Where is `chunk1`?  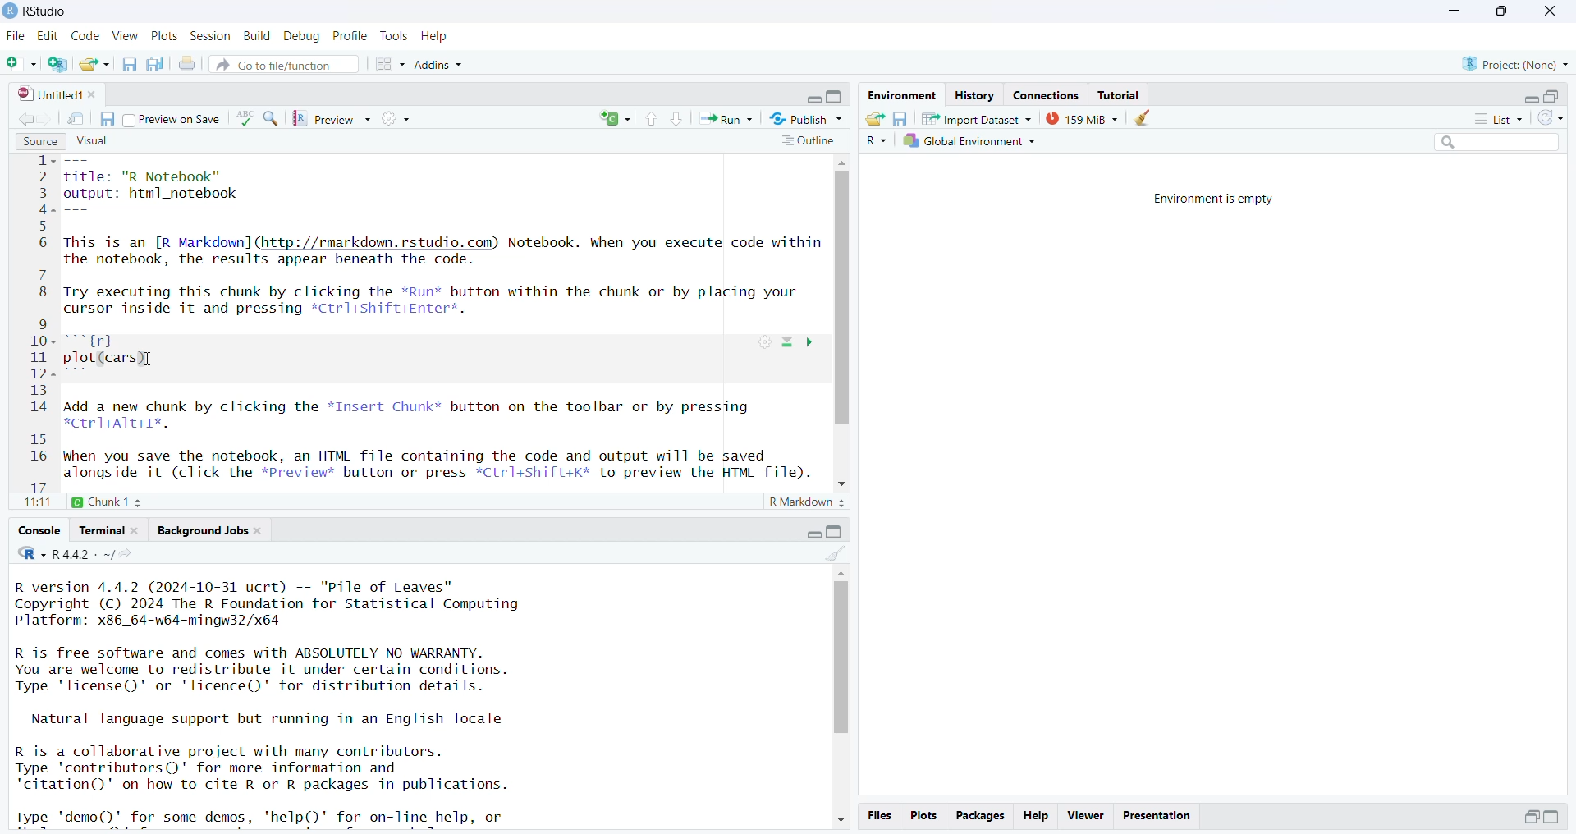 chunk1 is located at coordinates (117, 500).